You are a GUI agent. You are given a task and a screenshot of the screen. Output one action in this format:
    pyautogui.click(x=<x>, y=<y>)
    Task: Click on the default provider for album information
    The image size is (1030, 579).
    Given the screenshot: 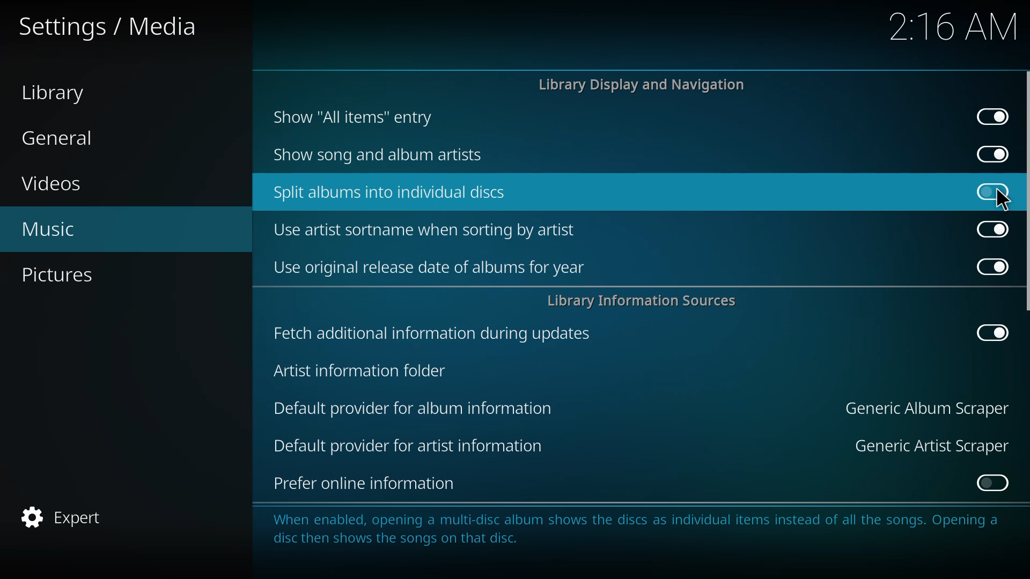 What is the action you would take?
    pyautogui.click(x=414, y=408)
    